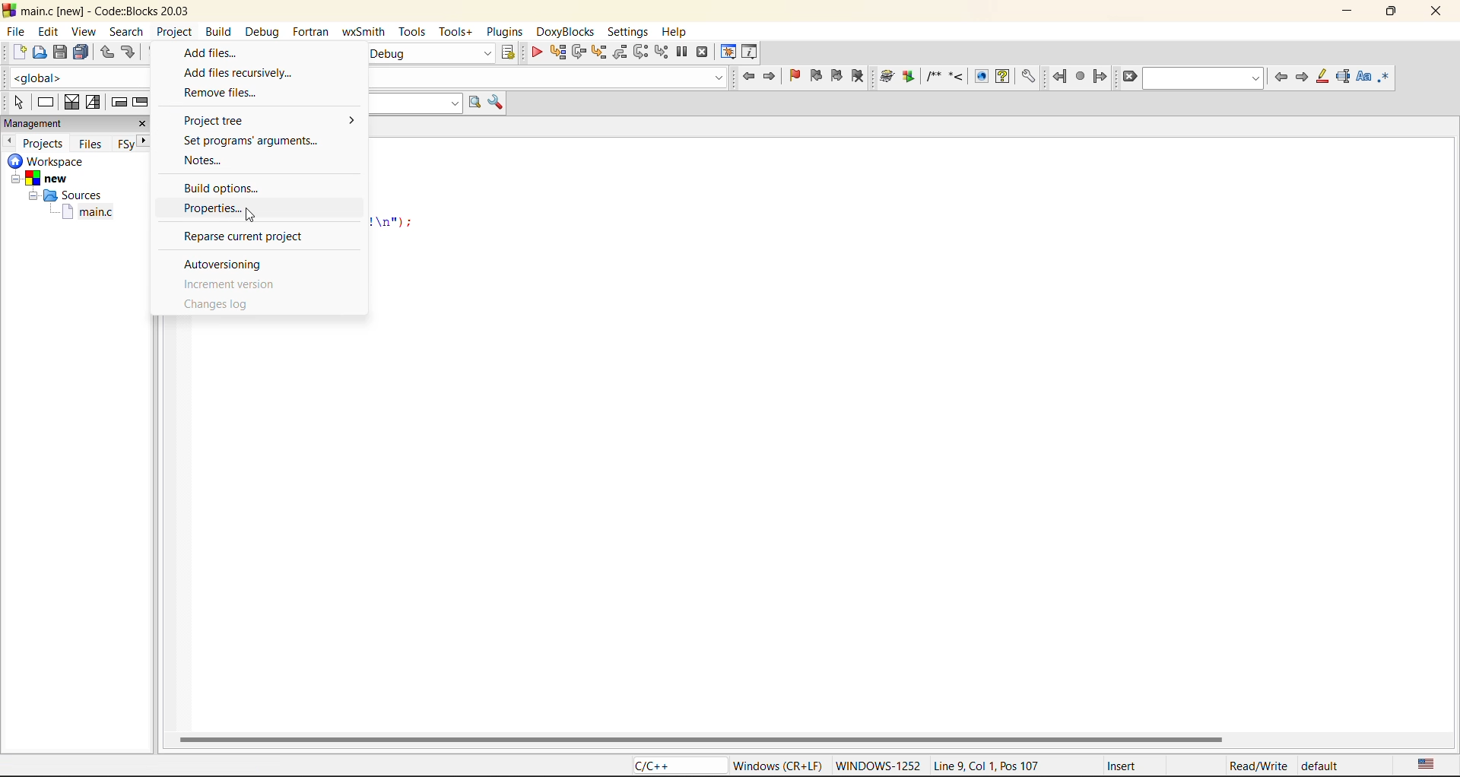 This screenshot has width=1460, height=777. Describe the element at coordinates (122, 11) in the screenshot. I see `main.c [new] - Code::Blocks 20.03` at that location.